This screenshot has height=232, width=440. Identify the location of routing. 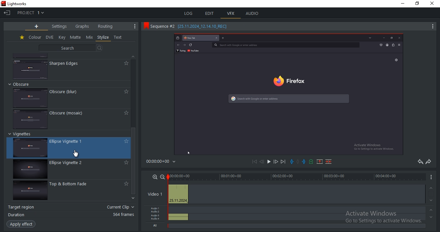
(106, 26).